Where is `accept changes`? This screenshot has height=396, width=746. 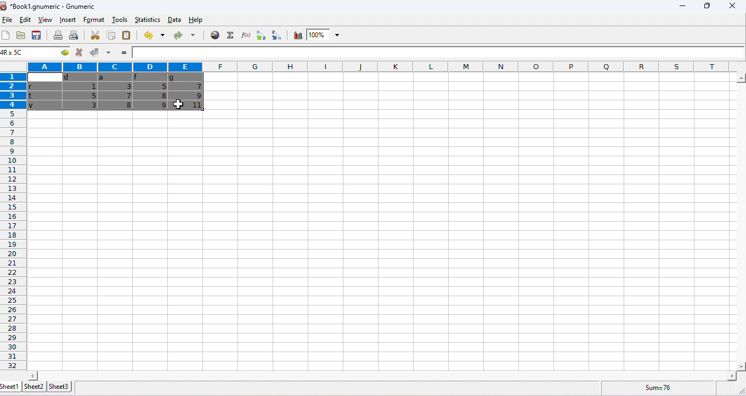 accept changes is located at coordinates (92, 52).